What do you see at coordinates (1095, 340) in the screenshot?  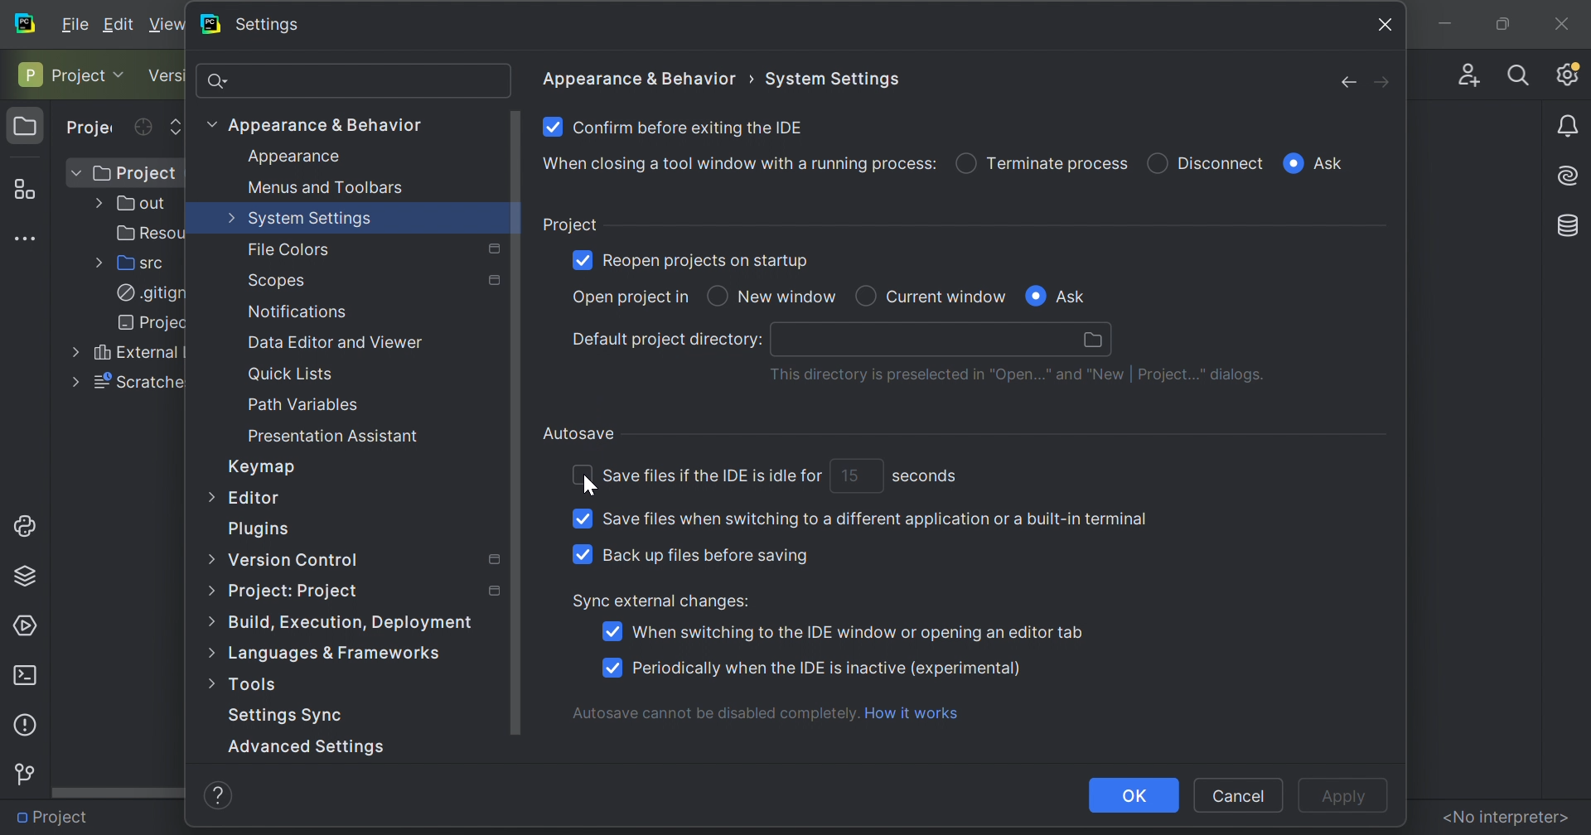 I see `Browse` at bounding box center [1095, 340].